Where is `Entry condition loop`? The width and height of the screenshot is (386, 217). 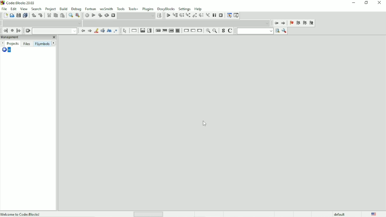 Entry condition loop is located at coordinates (158, 30).